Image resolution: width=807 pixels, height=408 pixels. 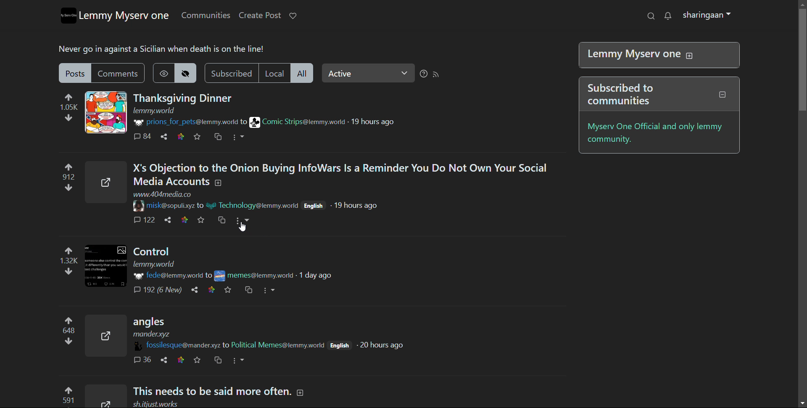 What do you see at coordinates (296, 122) in the screenshot?
I see `community` at bounding box center [296, 122].